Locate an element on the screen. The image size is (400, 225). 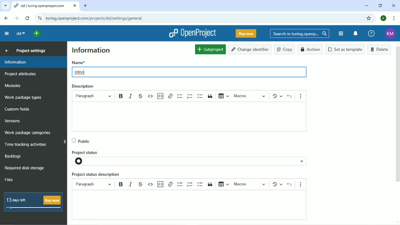
Reload this page is located at coordinates (27, 18).